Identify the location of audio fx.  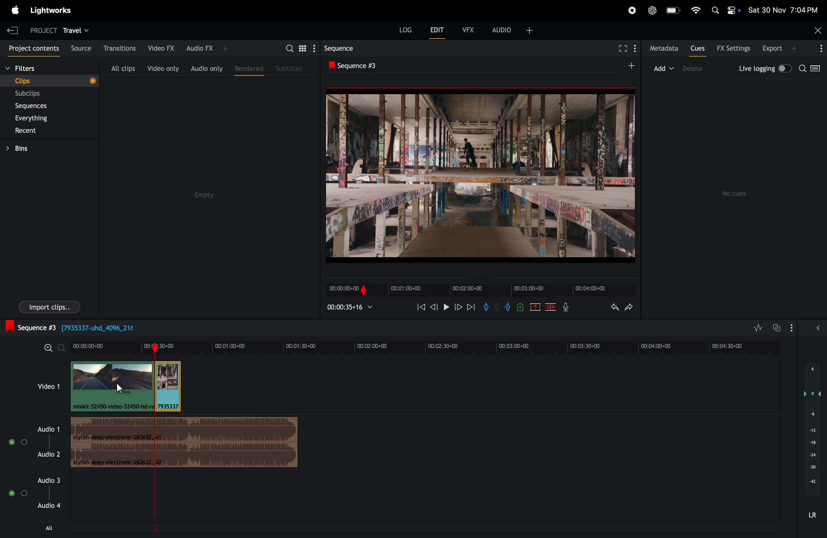
(205, 48).